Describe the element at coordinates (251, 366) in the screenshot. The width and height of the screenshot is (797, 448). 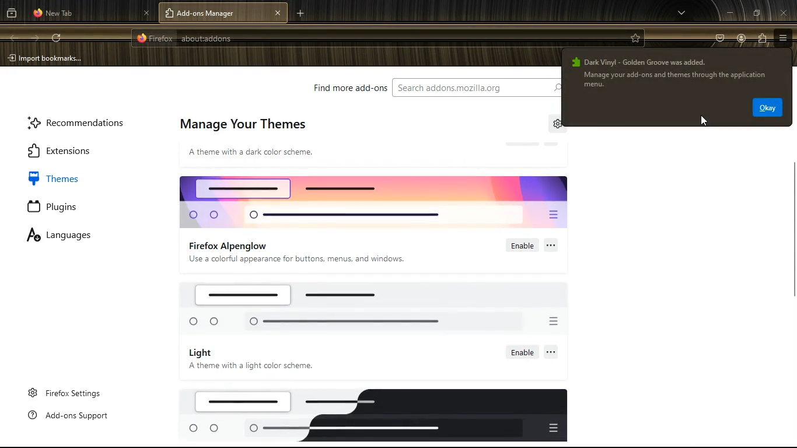
I see `A theme with a light color scheme.` at that location.